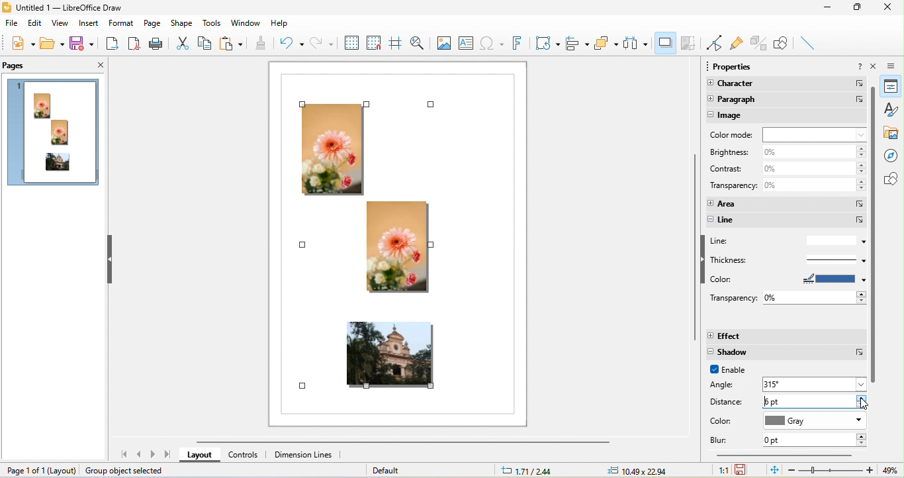 The width and height of the screenshot is (904, 478). Describe the element at coordinates (860, 67) in the screenshot. I see `help` at that location.